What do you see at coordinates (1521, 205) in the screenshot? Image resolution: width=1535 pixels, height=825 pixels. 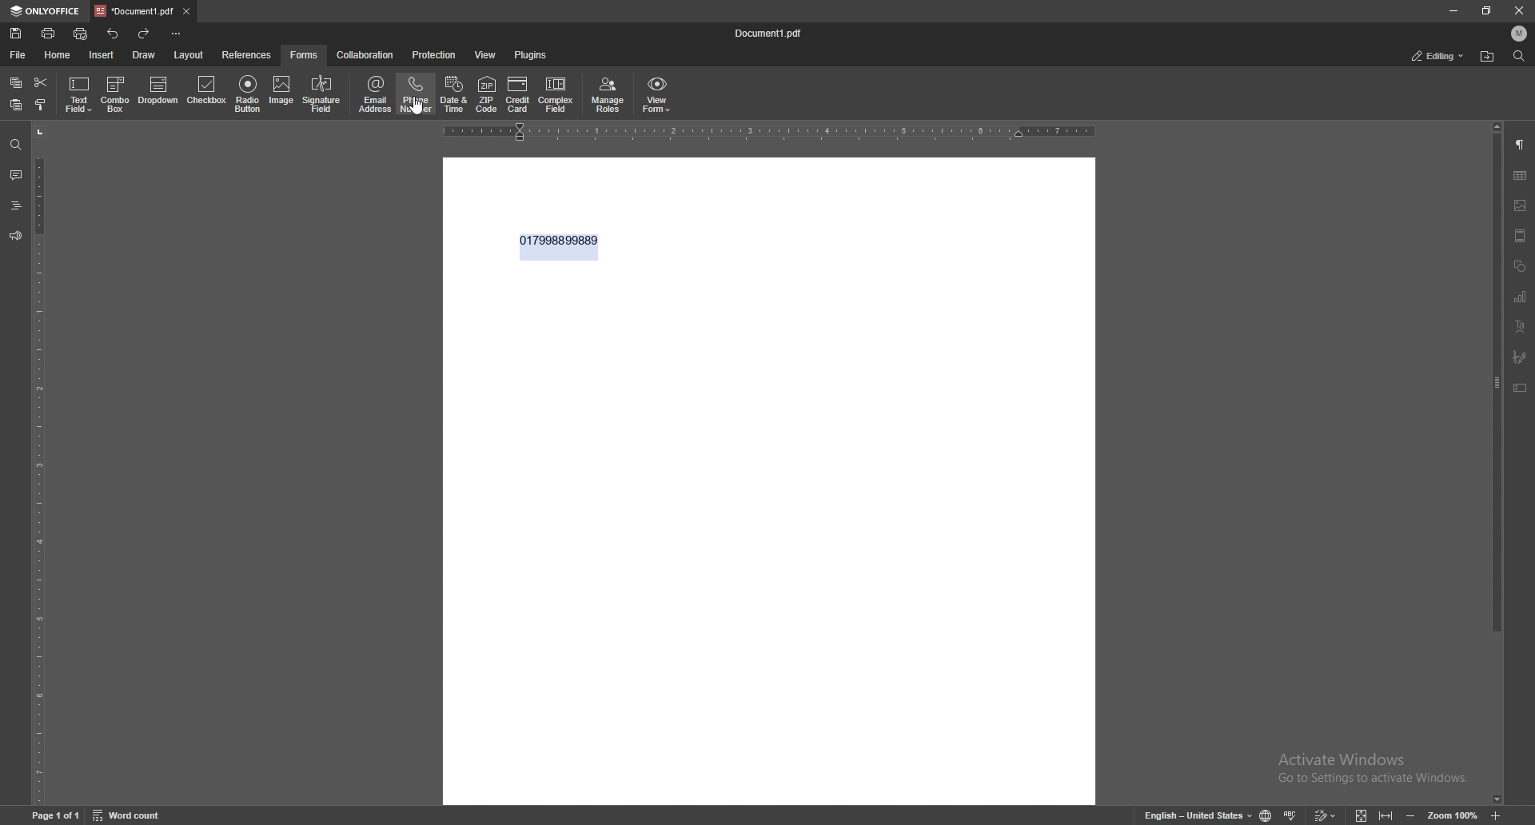 I see `image` at bounding box center [1521, 205].